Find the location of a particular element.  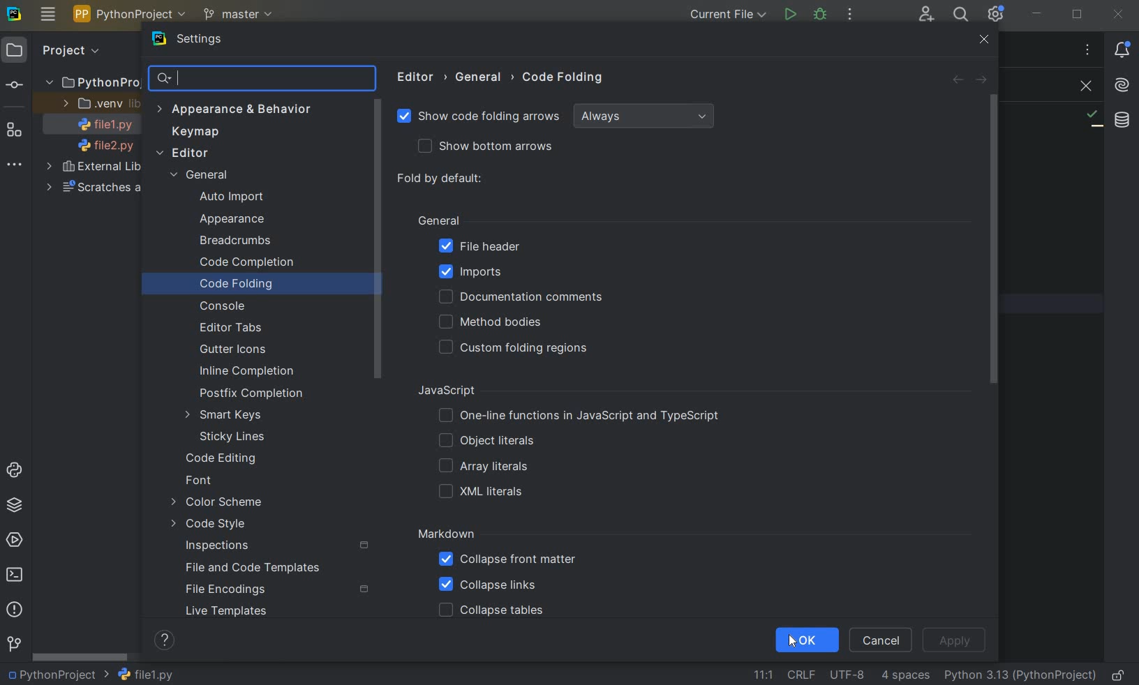

SYSTEM LOGO is located at coordinates (15, 15).